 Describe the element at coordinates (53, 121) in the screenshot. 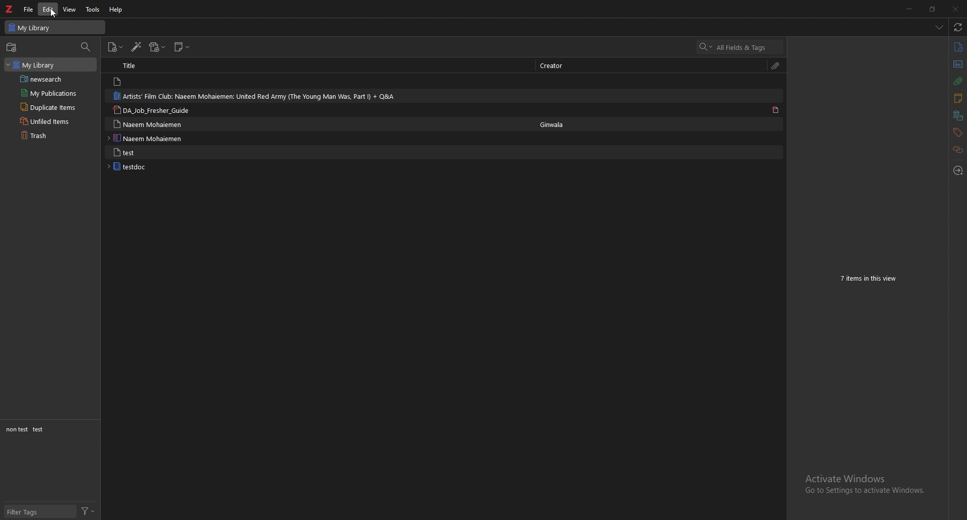

I see `unfiled items` at that location.